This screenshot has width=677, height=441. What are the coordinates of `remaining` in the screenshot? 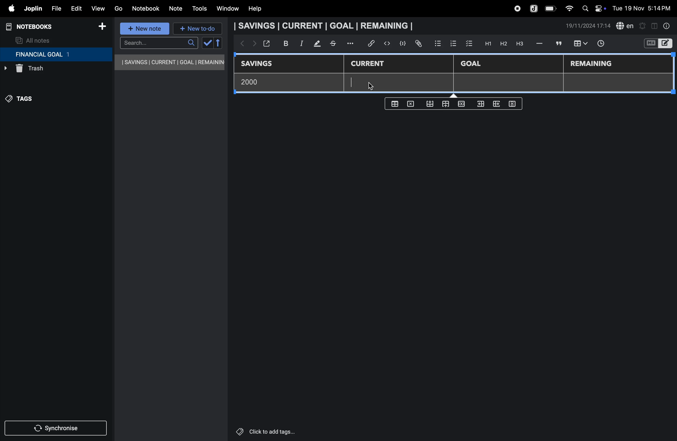 It's located at (592, 64).